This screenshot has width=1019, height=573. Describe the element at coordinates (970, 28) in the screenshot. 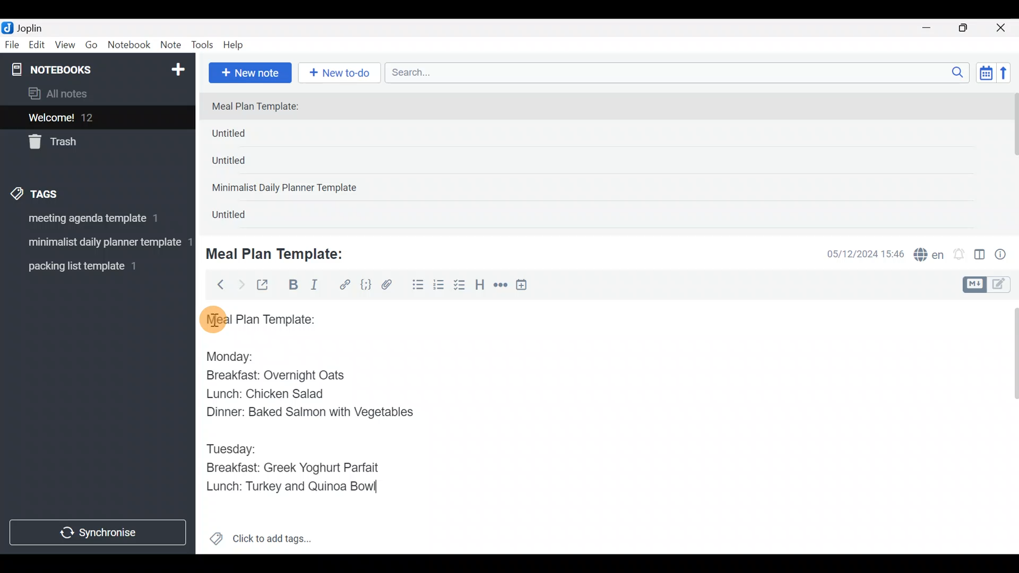

I see `Maximize` at that location.